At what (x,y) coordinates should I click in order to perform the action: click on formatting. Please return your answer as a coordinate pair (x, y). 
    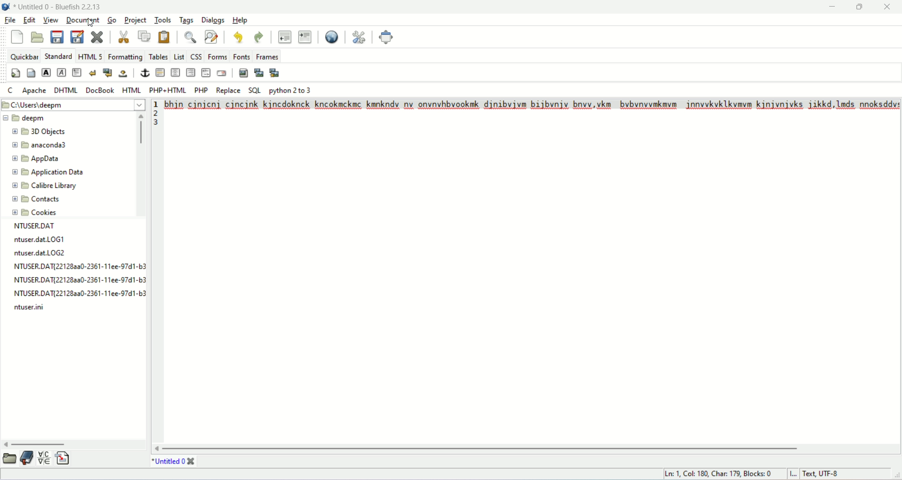
    Looking at the image, I should click on (125, 56).